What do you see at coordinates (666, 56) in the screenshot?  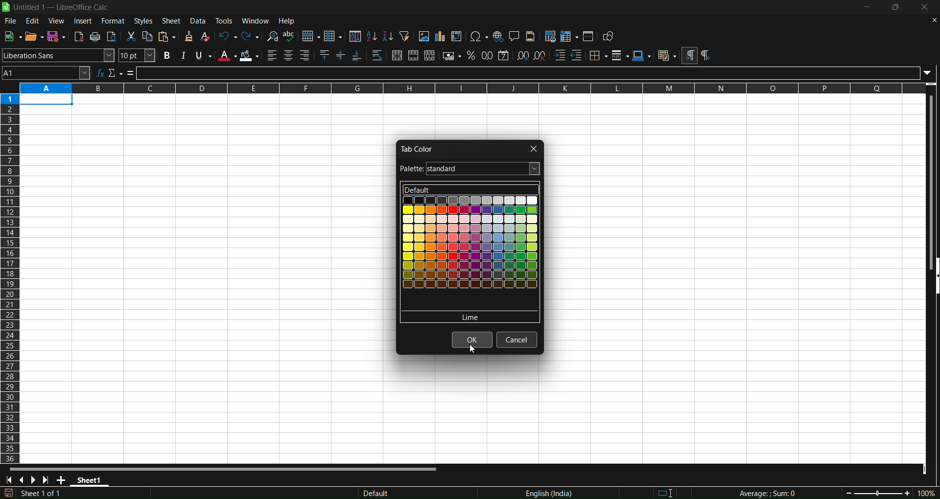 I see `conditional` at bounding box center [666, 56].